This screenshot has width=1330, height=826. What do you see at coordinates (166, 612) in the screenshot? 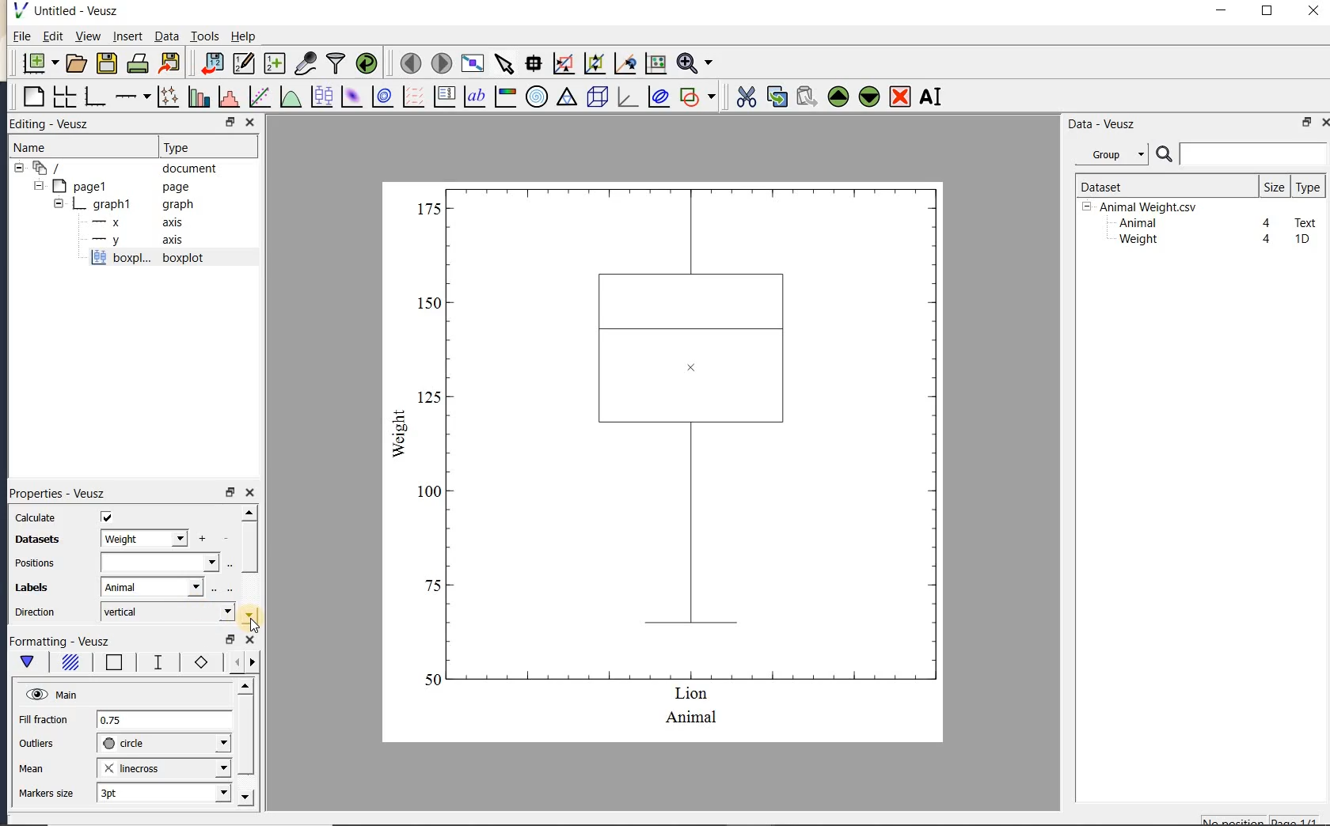
I see `vertical` at bounding box center [166, 612].